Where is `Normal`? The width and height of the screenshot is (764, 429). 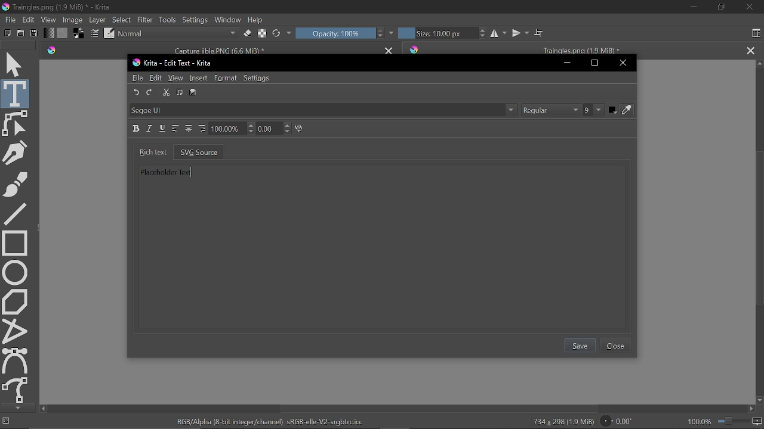
Normal is located at coordinates (179, 34).